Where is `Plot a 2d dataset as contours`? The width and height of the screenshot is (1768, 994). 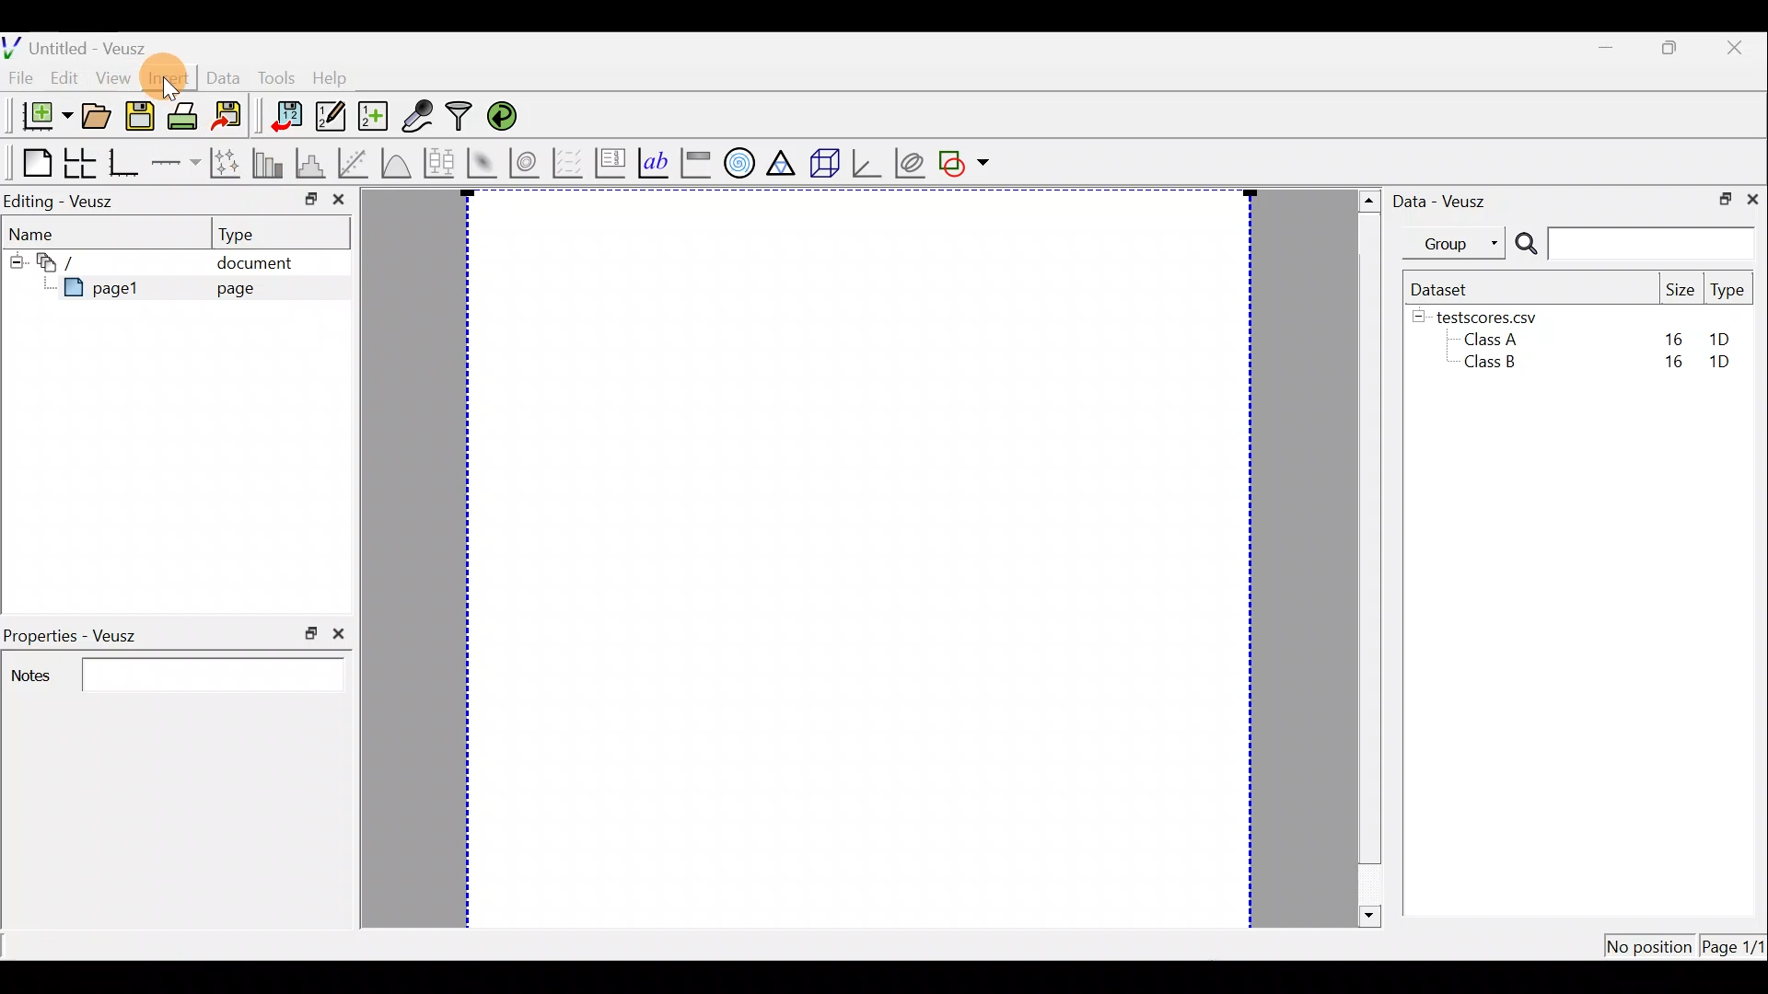
Plot a 2d dataset as contours is located at coordinates (527, 163).